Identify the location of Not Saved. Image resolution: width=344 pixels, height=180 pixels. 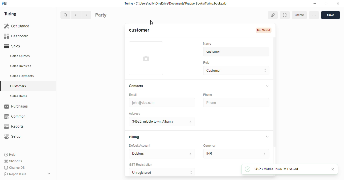
(264, 30).